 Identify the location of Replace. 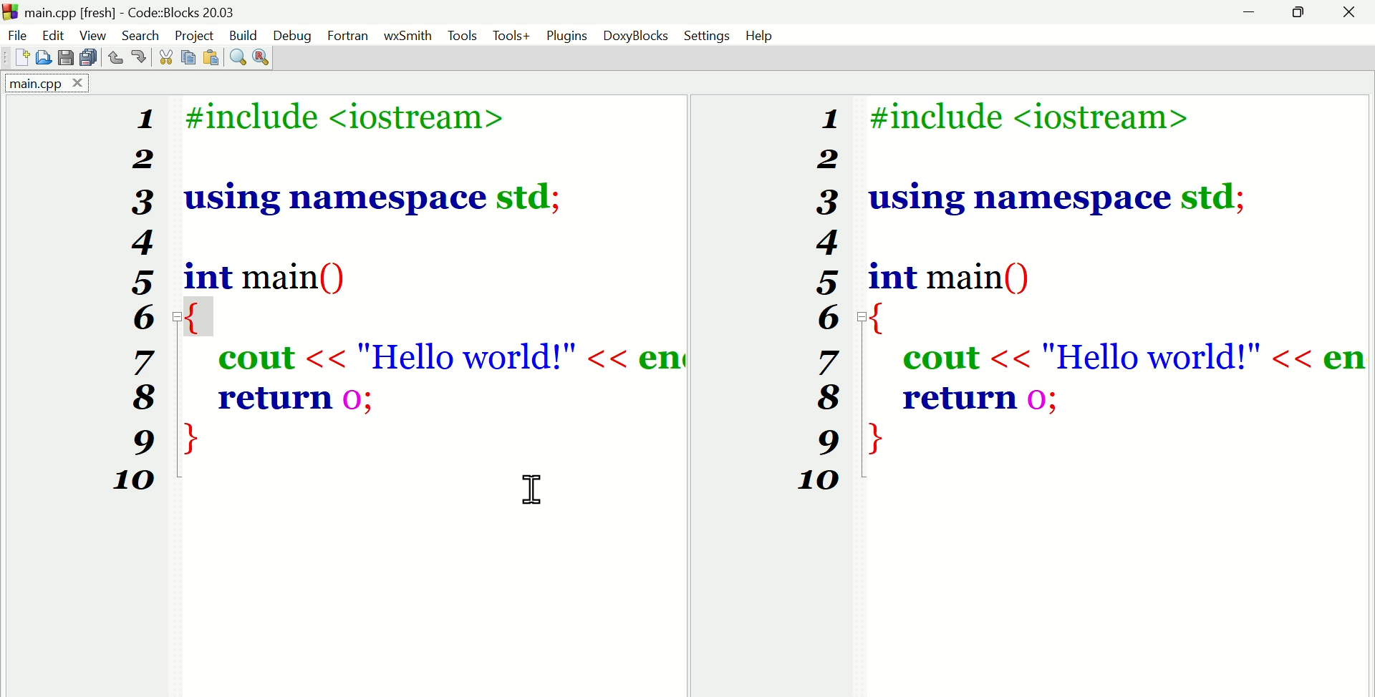
(266, 55).